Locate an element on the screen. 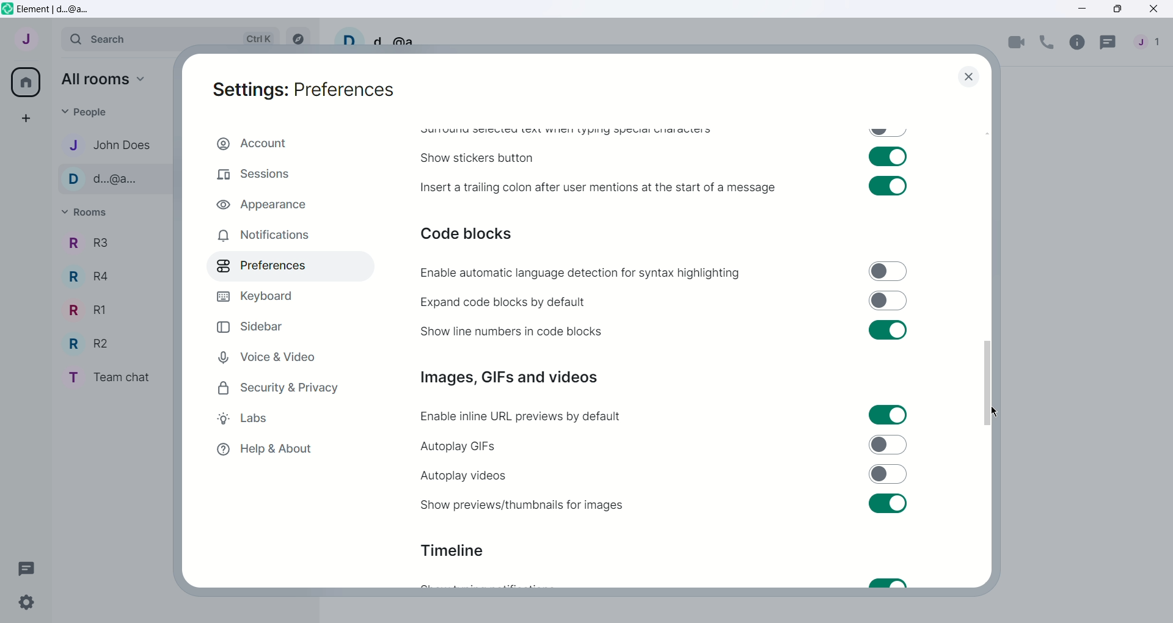 The width and height of the screenshot is (1173, 623). People  is located at coordinates (87, 113).